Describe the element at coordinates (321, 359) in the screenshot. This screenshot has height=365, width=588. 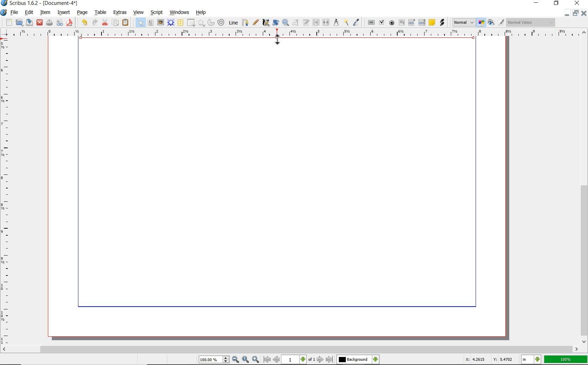
I see `go to next page` at that location.